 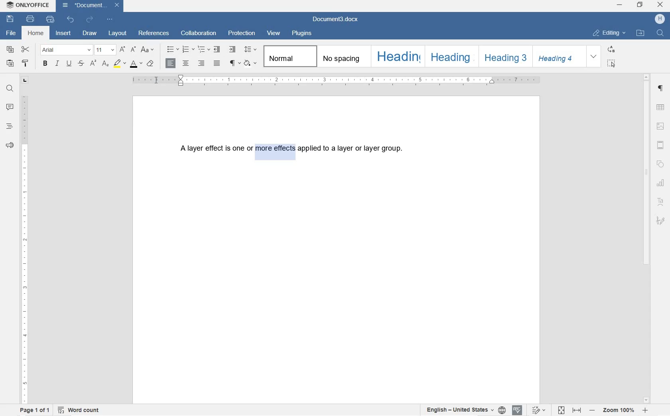 What do you see at coordinates (274, 33) in the screenshot?
I see `VIEW` at bounding box center [274, 33].